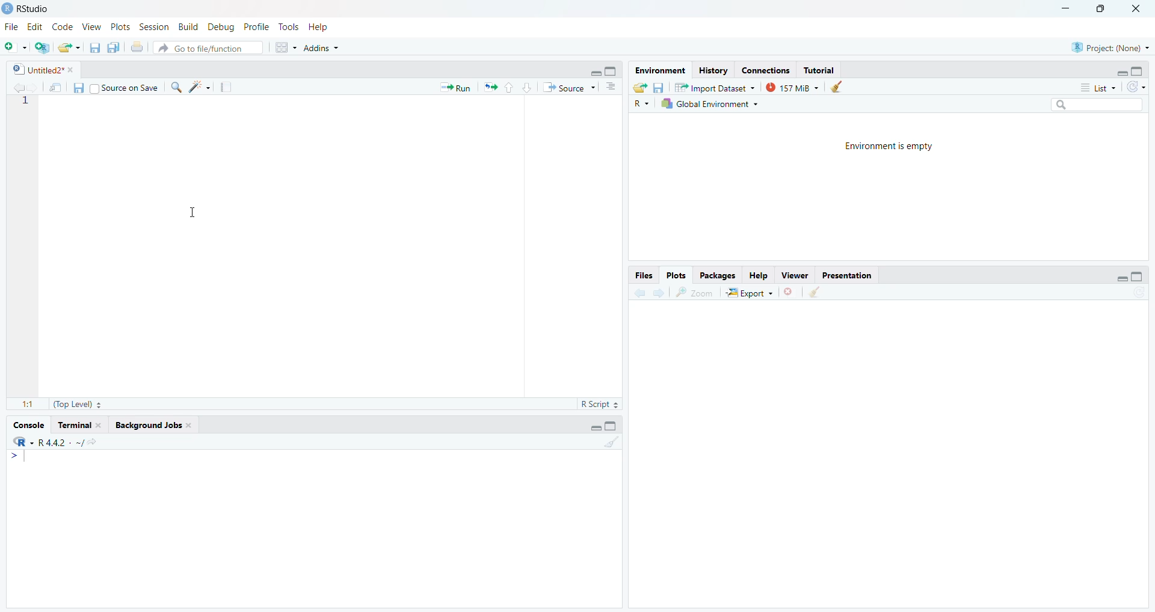  I want to click on search, so click(1097, 104).